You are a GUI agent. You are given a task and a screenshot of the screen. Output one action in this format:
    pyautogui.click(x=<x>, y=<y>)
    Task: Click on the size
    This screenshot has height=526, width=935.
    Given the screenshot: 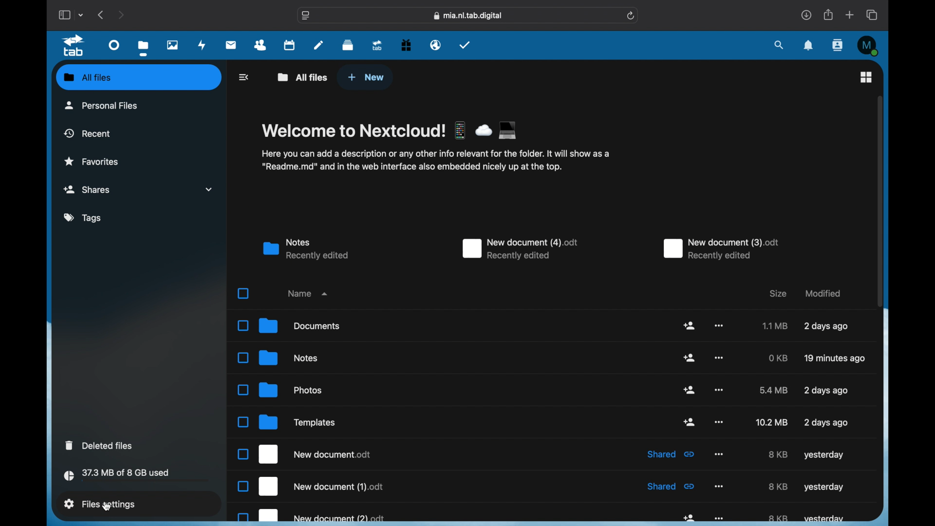 What is the action you would take?
    pyautogui.click(x=774, y=390)
    